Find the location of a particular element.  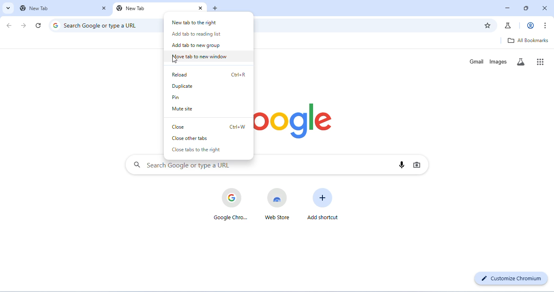

google logo is located at coordinates (295, 121).